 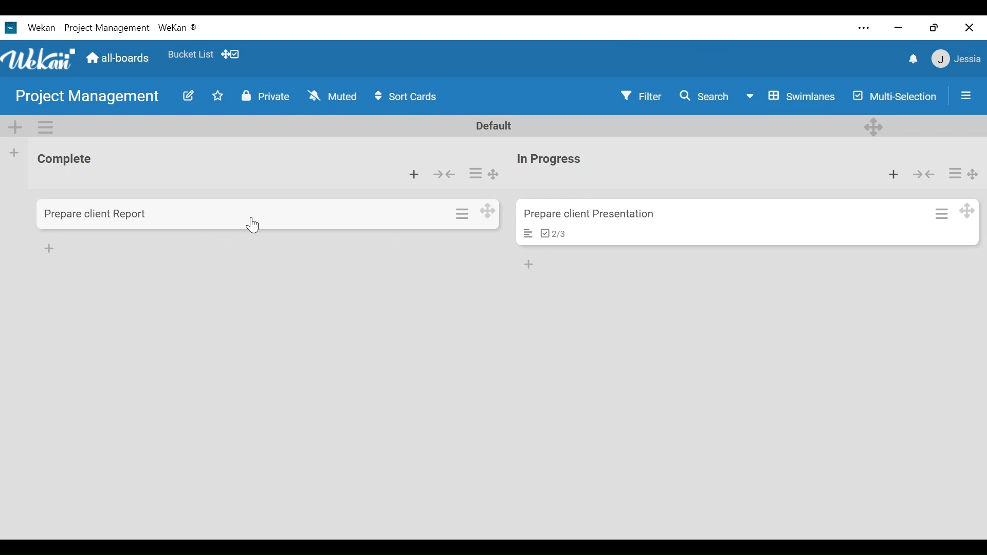 I want to click on Settings and more, so click(x=865, y=28).